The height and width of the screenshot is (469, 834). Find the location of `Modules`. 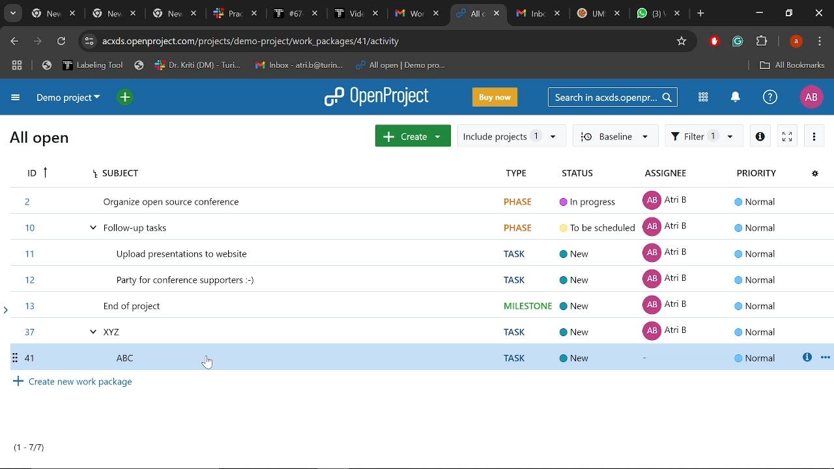

Modules is located at coordinates (701, 96).